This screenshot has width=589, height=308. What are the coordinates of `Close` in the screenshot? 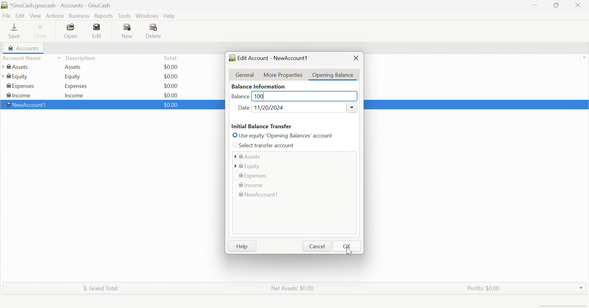 It's located at (579, 5).